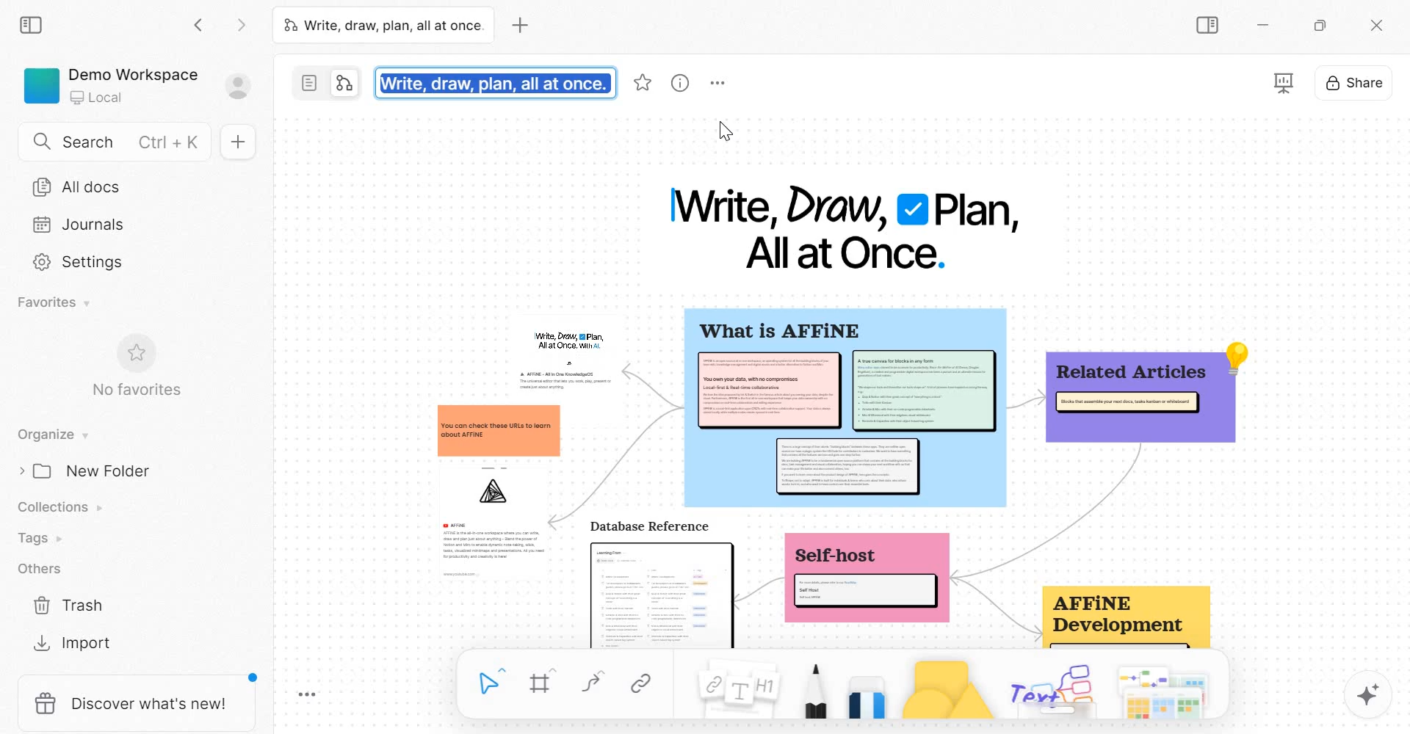 The image size is (1410, 734). I want to click on edgeless mode, so click(344, 83).